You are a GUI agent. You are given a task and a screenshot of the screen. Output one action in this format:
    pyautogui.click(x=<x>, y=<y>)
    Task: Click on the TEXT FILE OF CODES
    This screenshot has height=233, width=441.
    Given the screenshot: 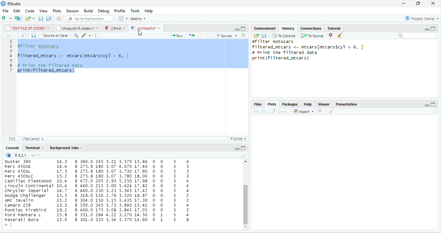 What is the action you would take?
    pyautogui.click(x=26, y=28)
    